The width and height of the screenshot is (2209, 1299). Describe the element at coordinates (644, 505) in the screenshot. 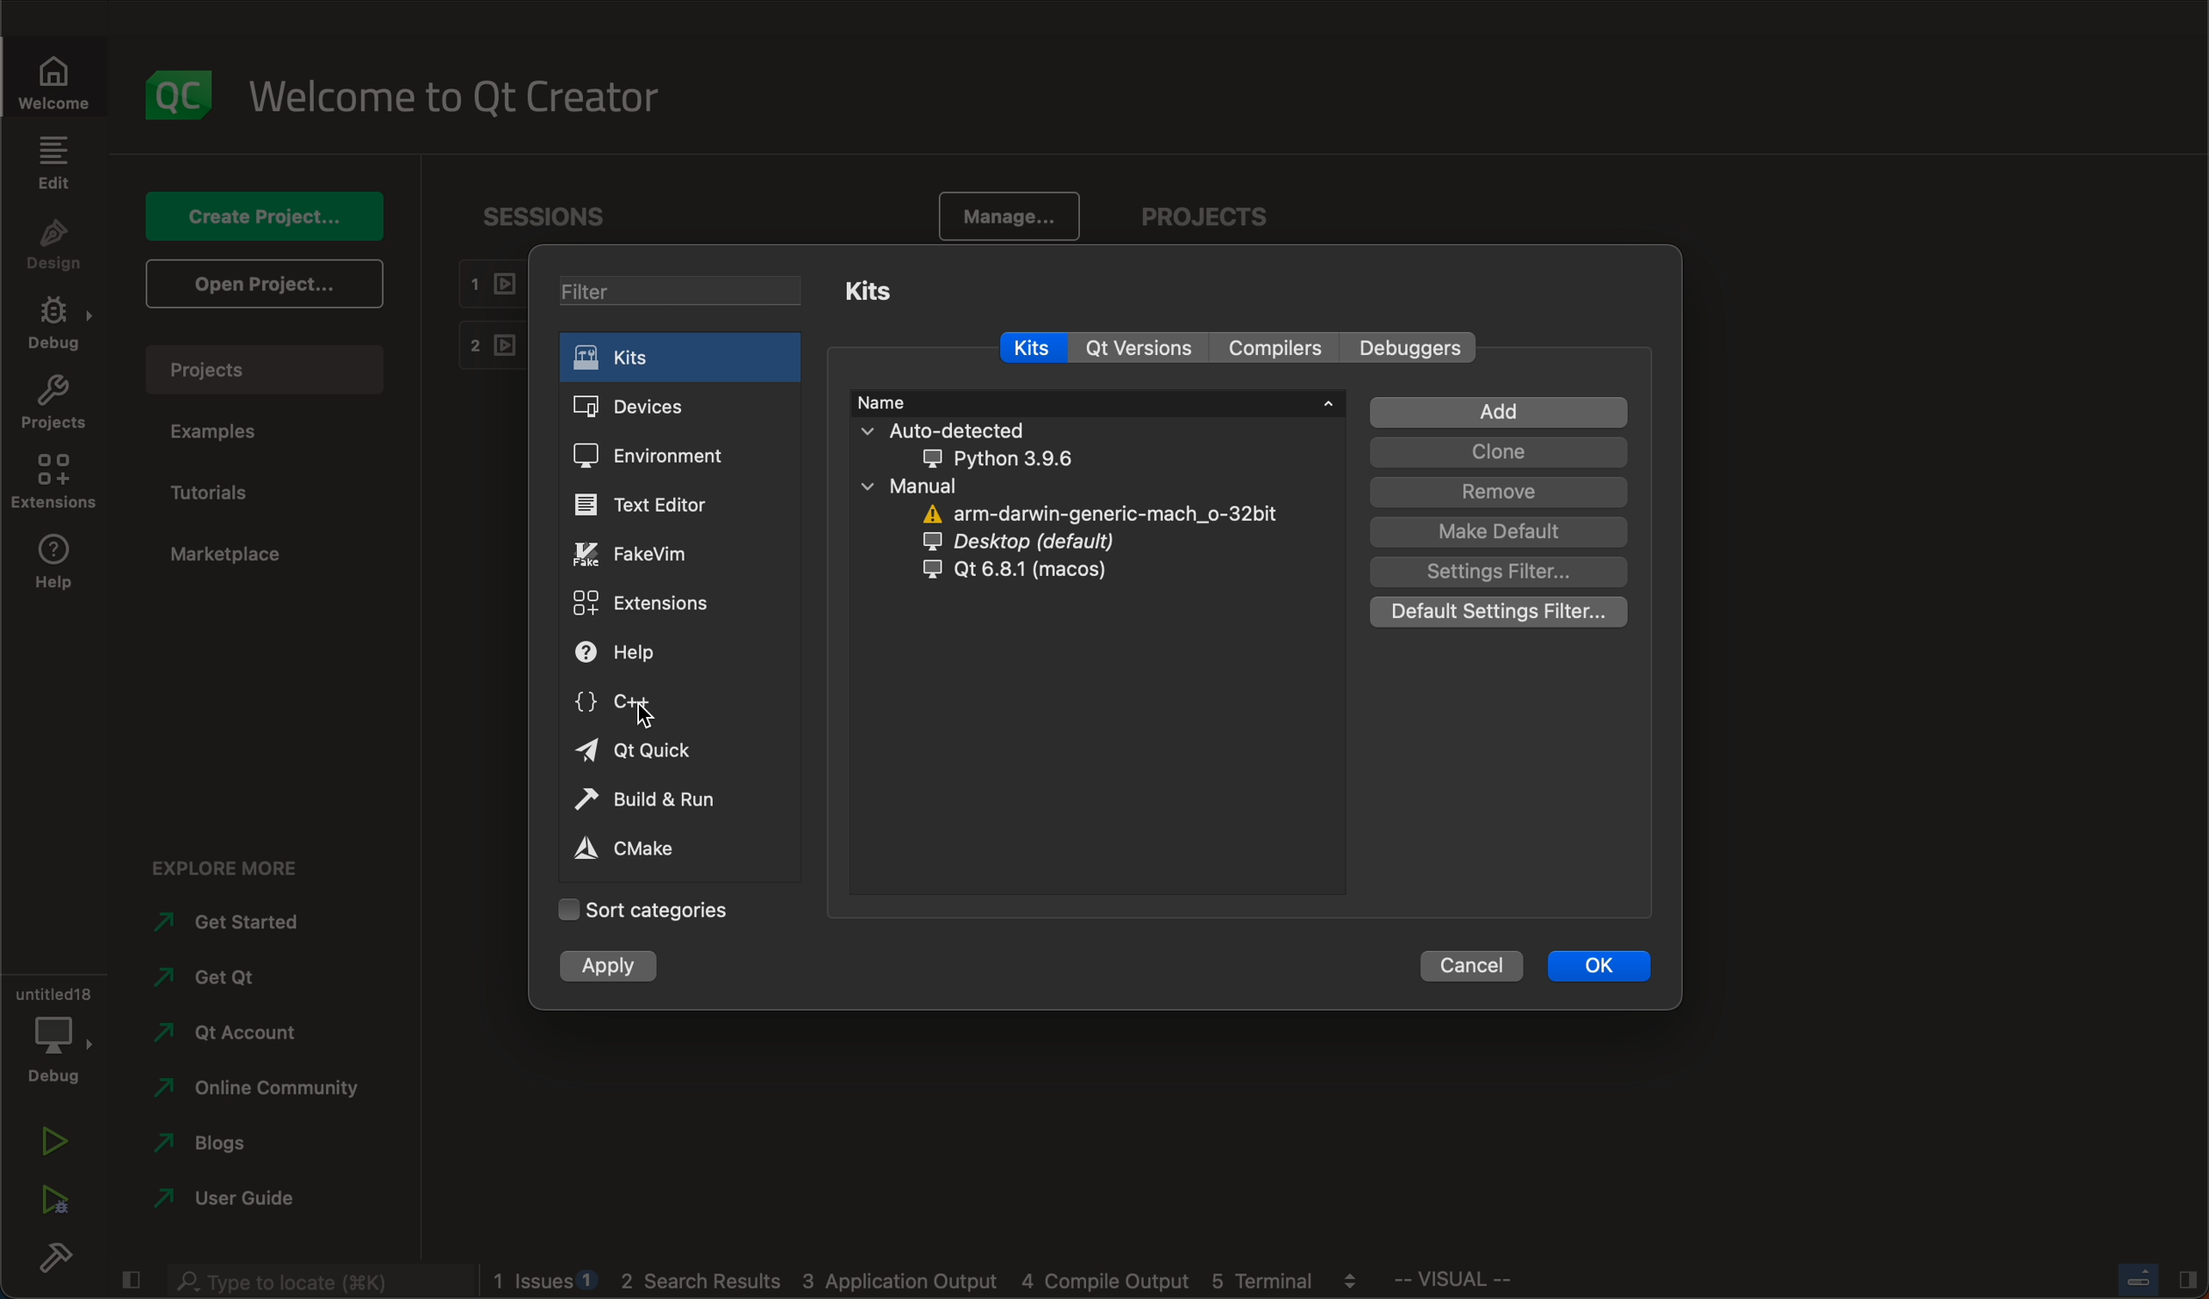

I see `editor` at that location.